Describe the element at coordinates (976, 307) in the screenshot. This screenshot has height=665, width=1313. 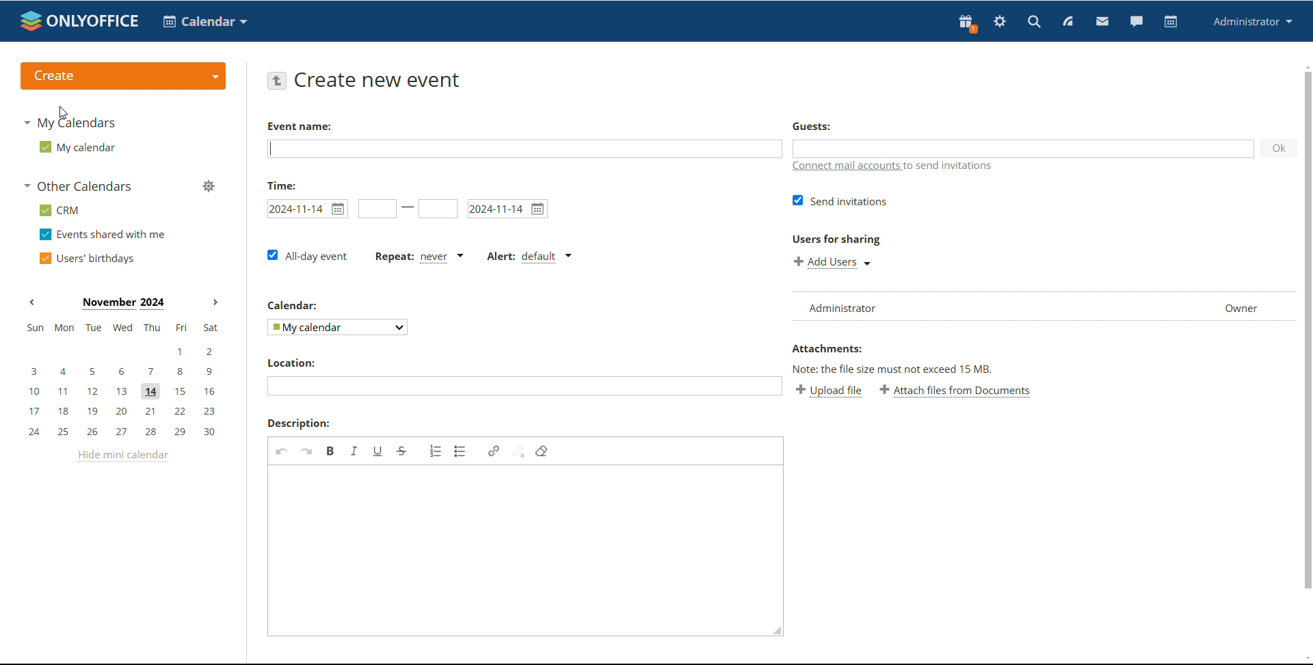
I see `list of users` at that location.